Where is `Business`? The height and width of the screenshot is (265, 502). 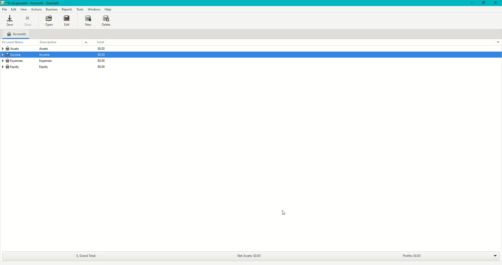 Business is located at coordinates (51, 9).